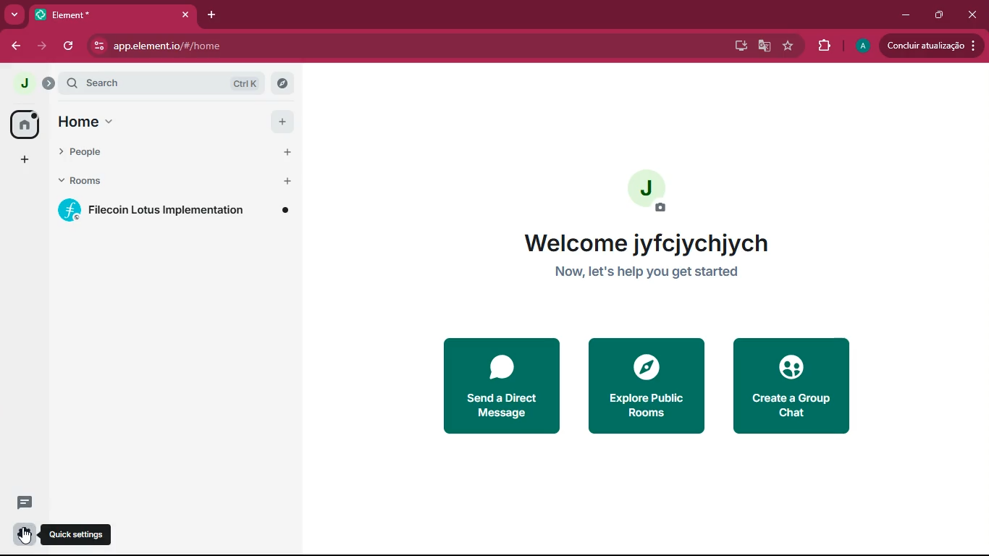 The height and width of the screenshot is (556, 989). Describe the element at coordinates (763, 46) in the screenshot. I see `google translate` at that location.